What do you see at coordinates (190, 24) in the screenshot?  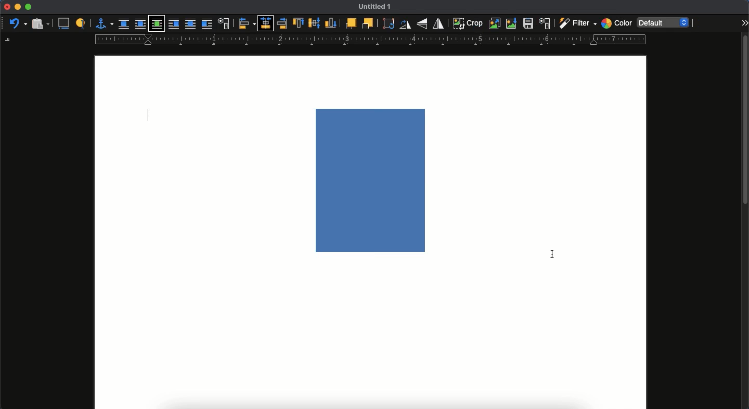 I see `through` at bounding box center [190, 24].